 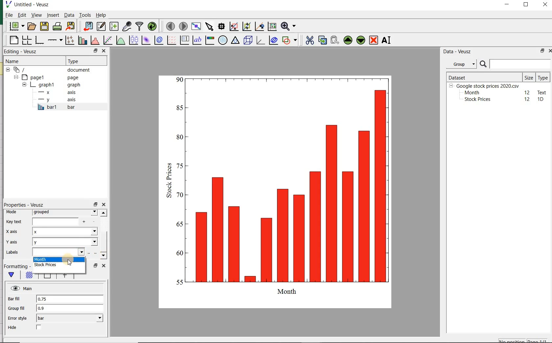 I want to click on Main, so click(x=22, y=288).